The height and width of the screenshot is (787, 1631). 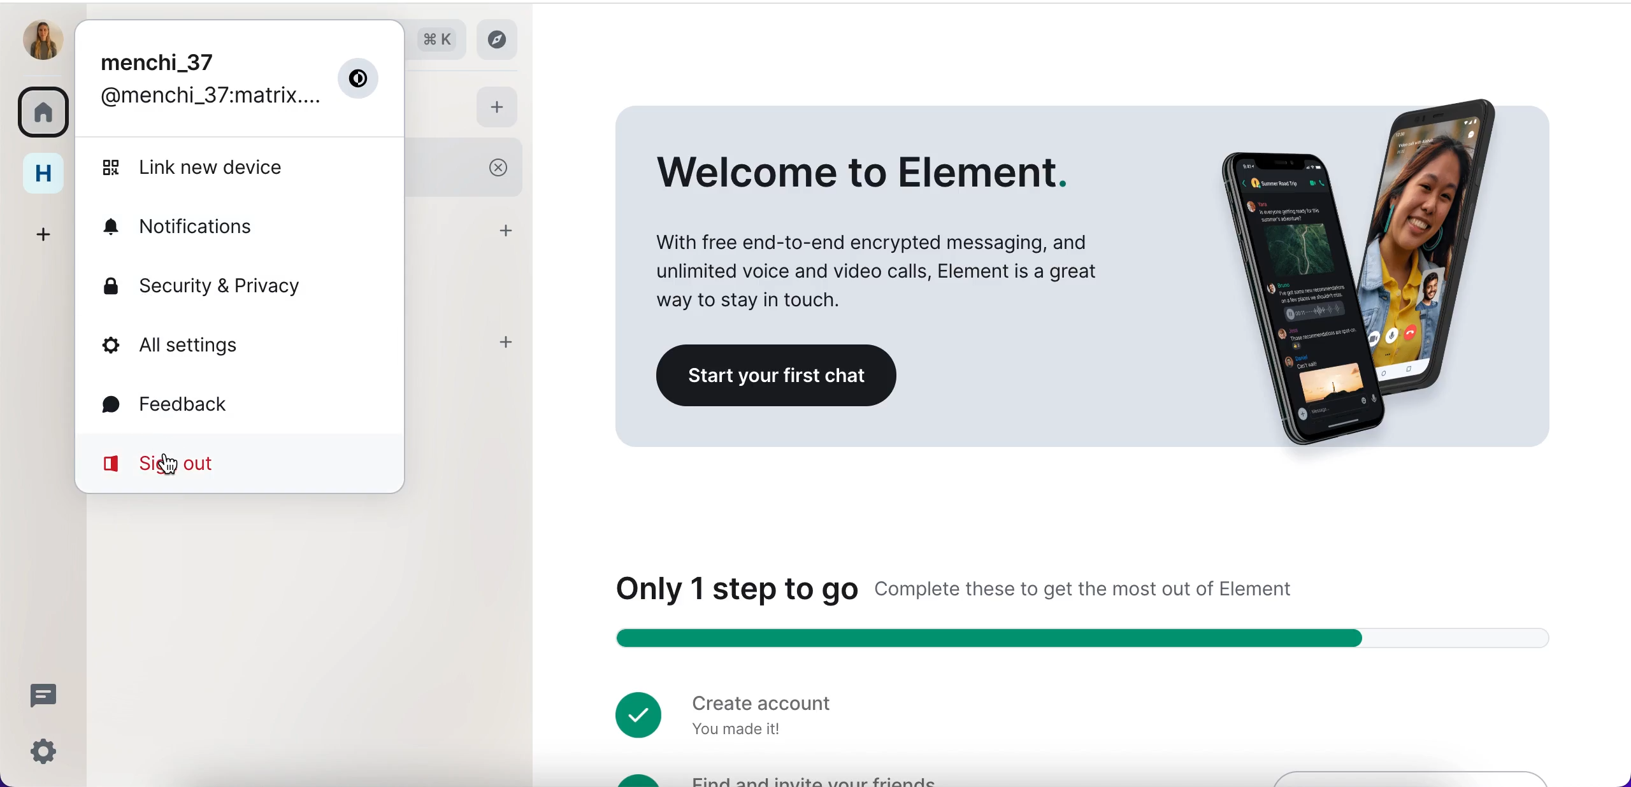 I want to click on home, so click(x=47, y=172).